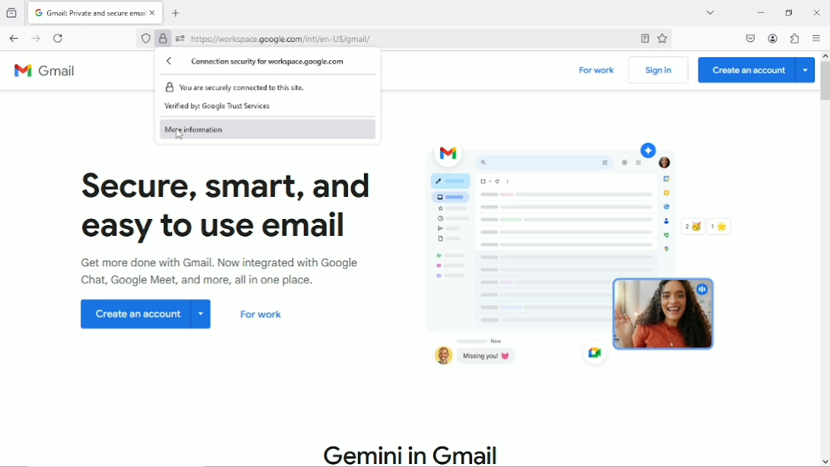  Describe the element at coordinates (789, 11) in the screenshot. I see `restore down` at that location.